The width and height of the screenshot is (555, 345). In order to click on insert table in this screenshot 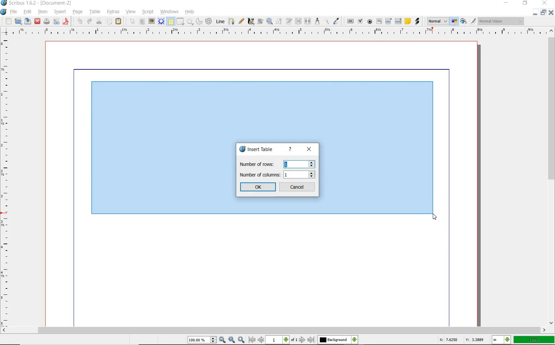, I will do `click(256, 149)`.